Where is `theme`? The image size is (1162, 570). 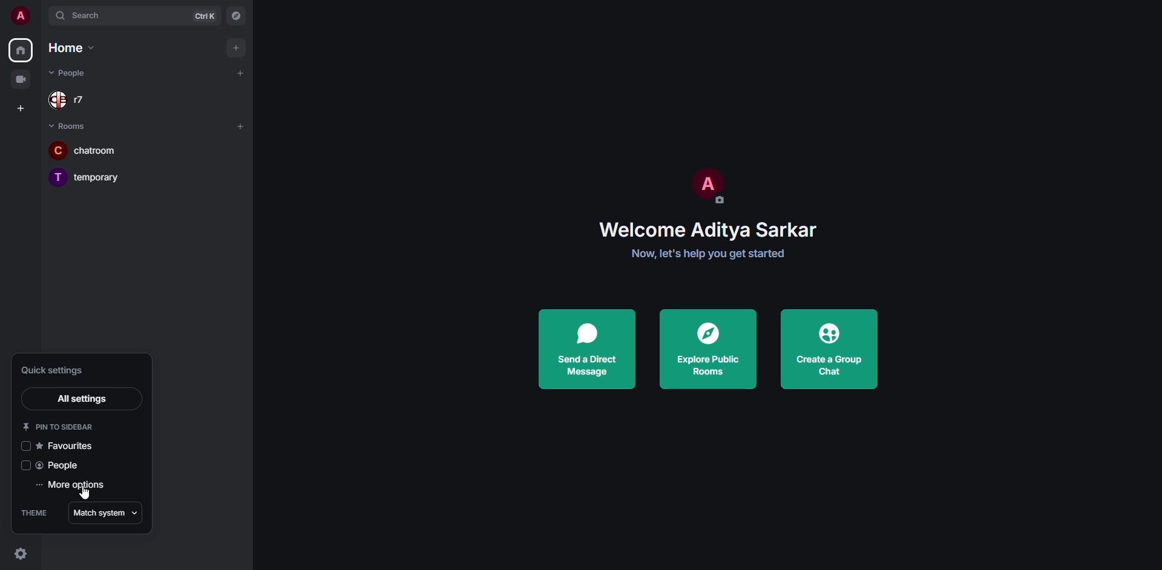
theme is located at coordinates (37, 513).